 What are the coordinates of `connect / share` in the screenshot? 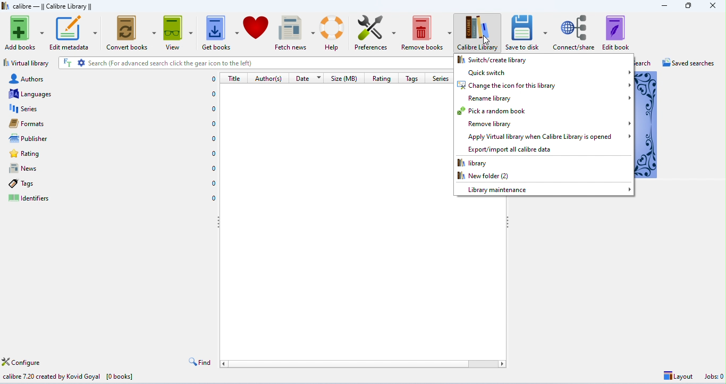 It's located at (575, 31).